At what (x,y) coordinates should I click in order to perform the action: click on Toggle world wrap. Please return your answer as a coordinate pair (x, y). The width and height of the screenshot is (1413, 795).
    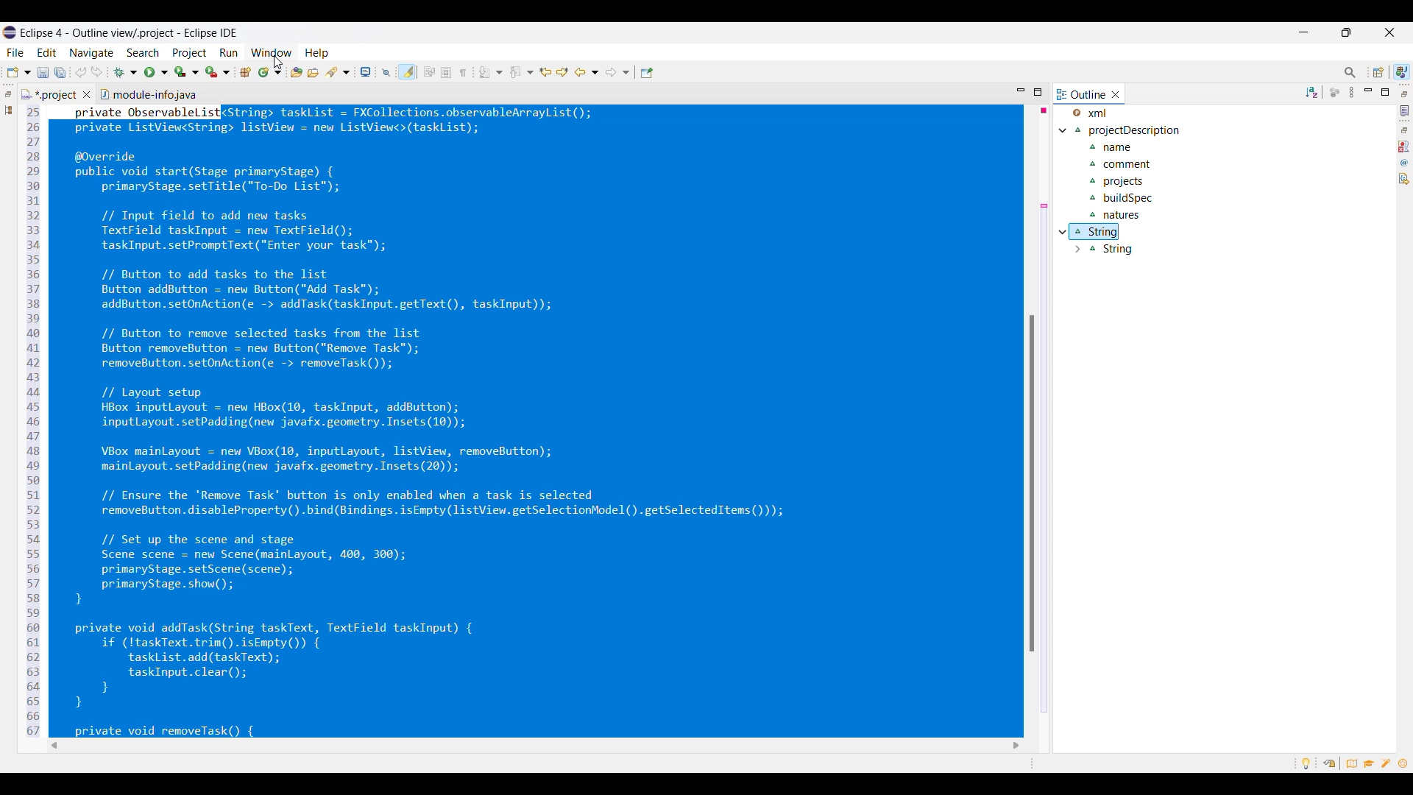
    Looking at the image, I should click on (429, 72).